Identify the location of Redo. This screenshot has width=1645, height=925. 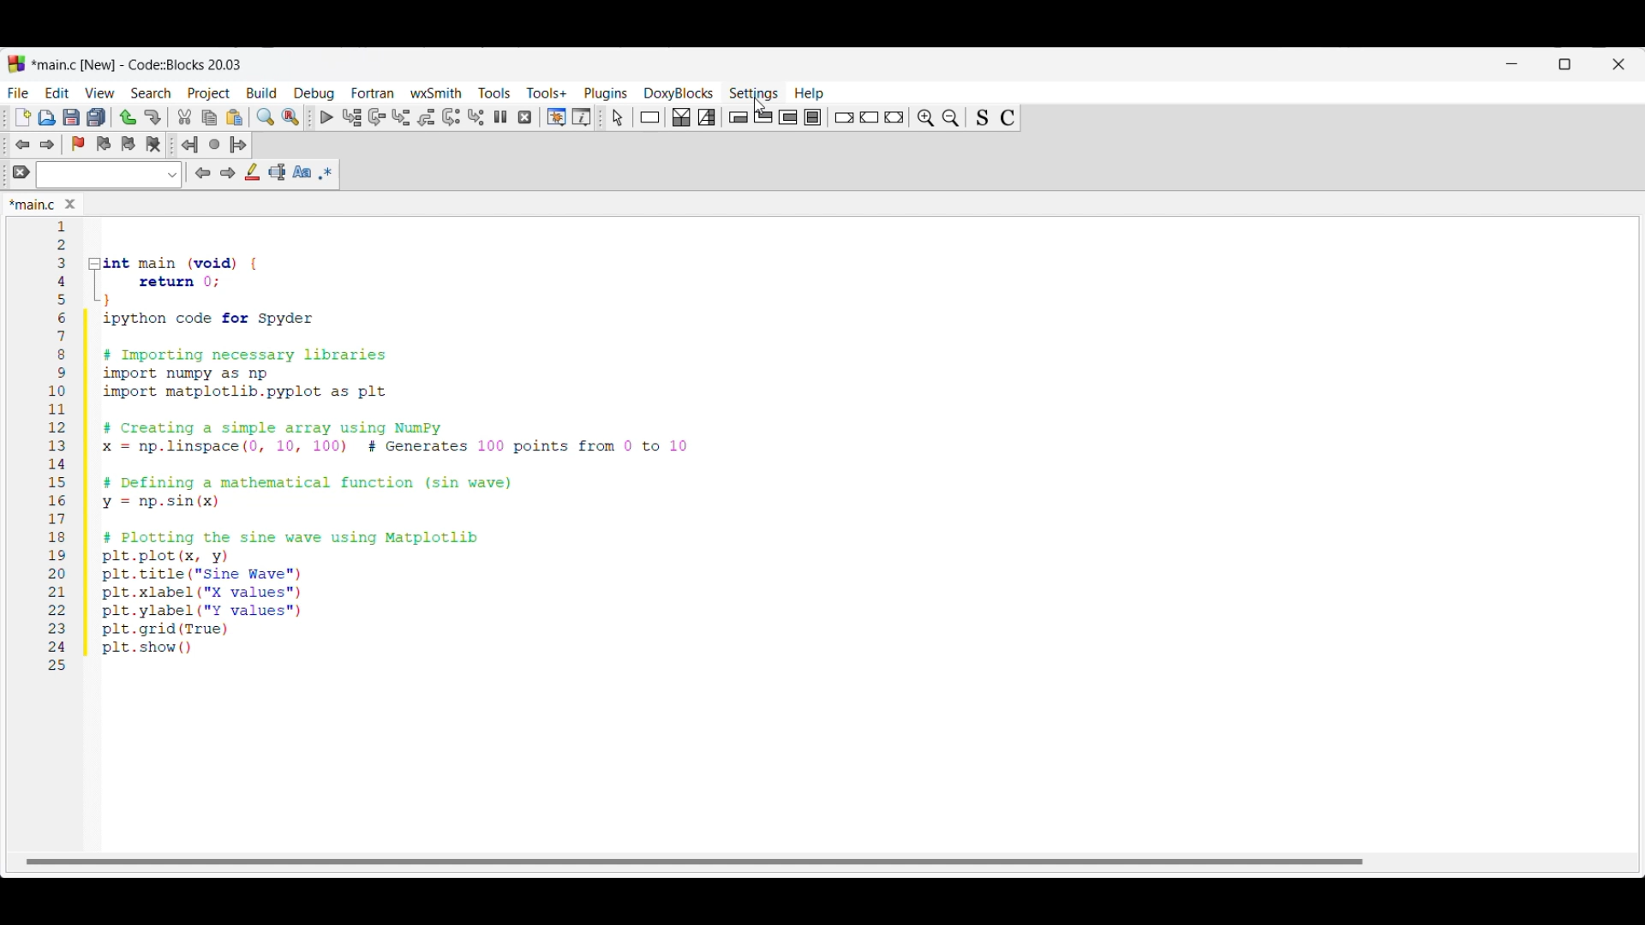
(153, 117).